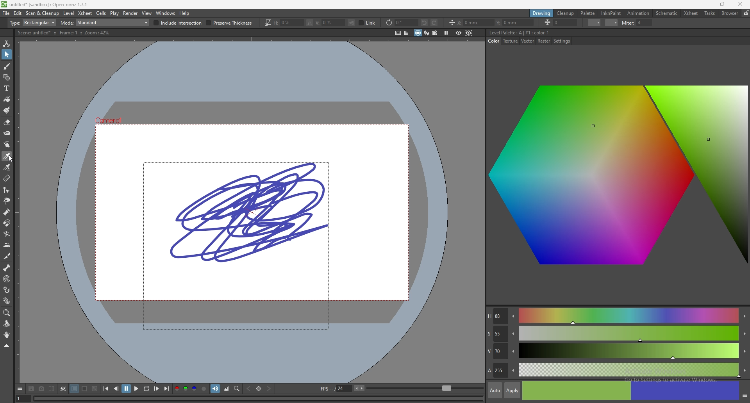  I want to click on hook tool, so click(7, 289).